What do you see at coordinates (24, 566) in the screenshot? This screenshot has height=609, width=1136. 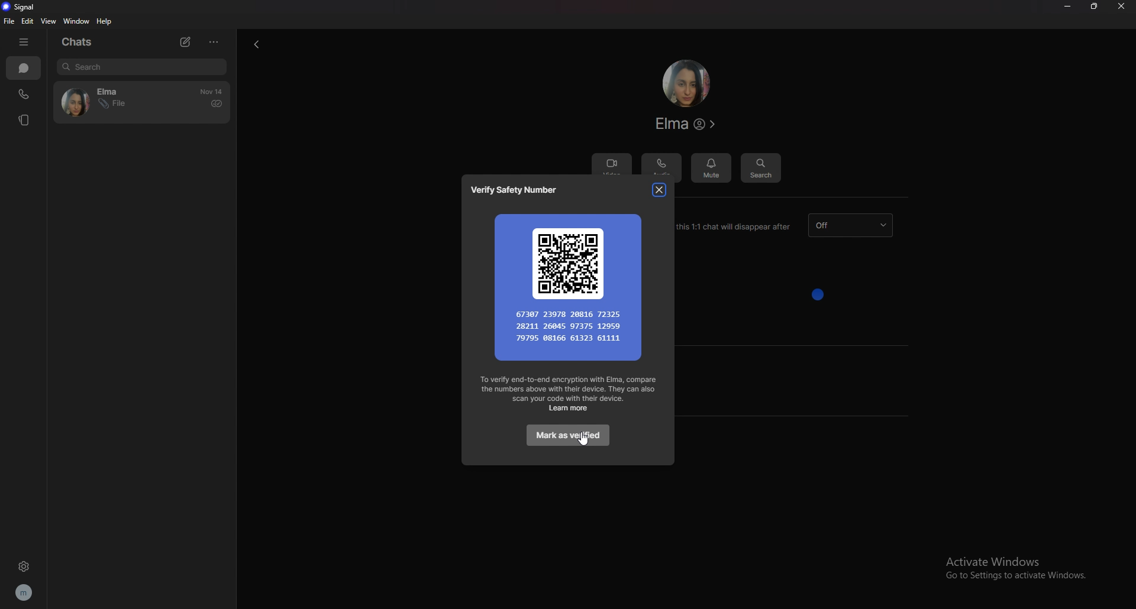 I see `settings` at bounding box center [24, 566].